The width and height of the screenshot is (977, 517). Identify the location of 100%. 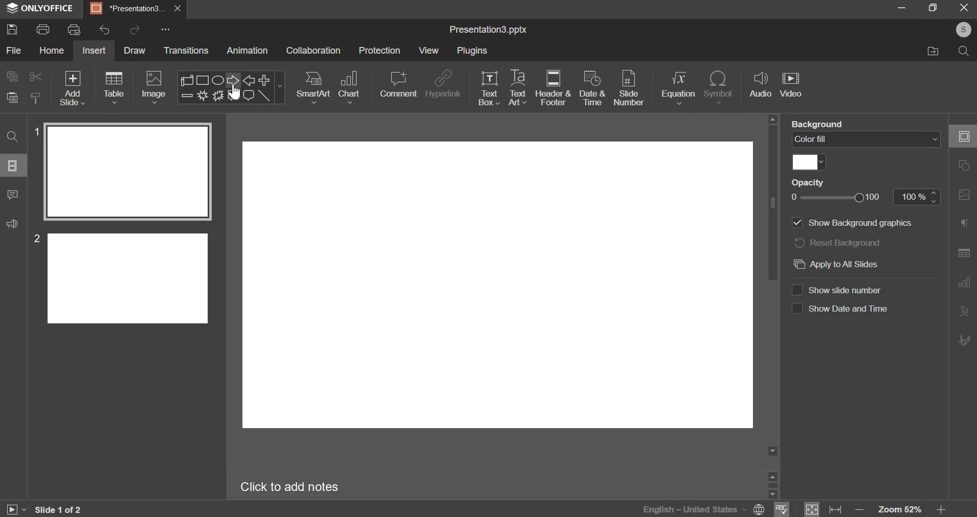
(917, 197).